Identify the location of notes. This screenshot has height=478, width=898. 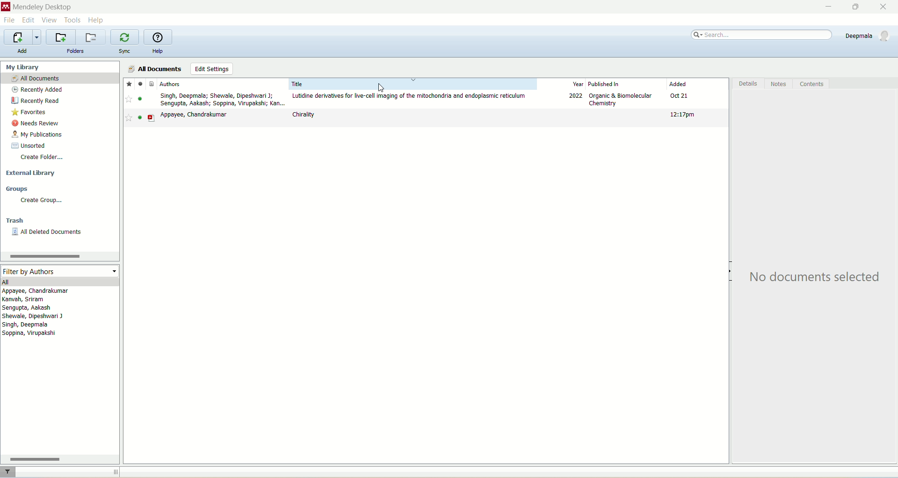
(777, 83).